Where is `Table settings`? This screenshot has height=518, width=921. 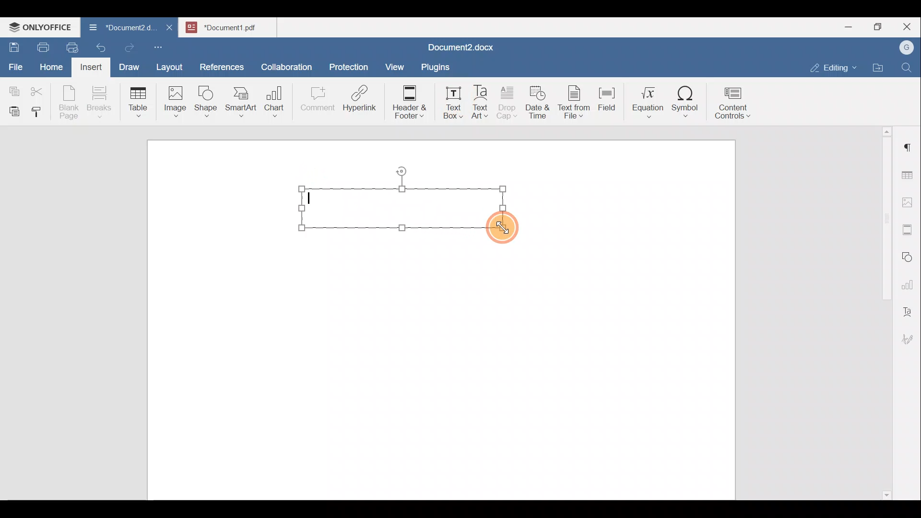 Table settings is located at coordinates (909, 174).